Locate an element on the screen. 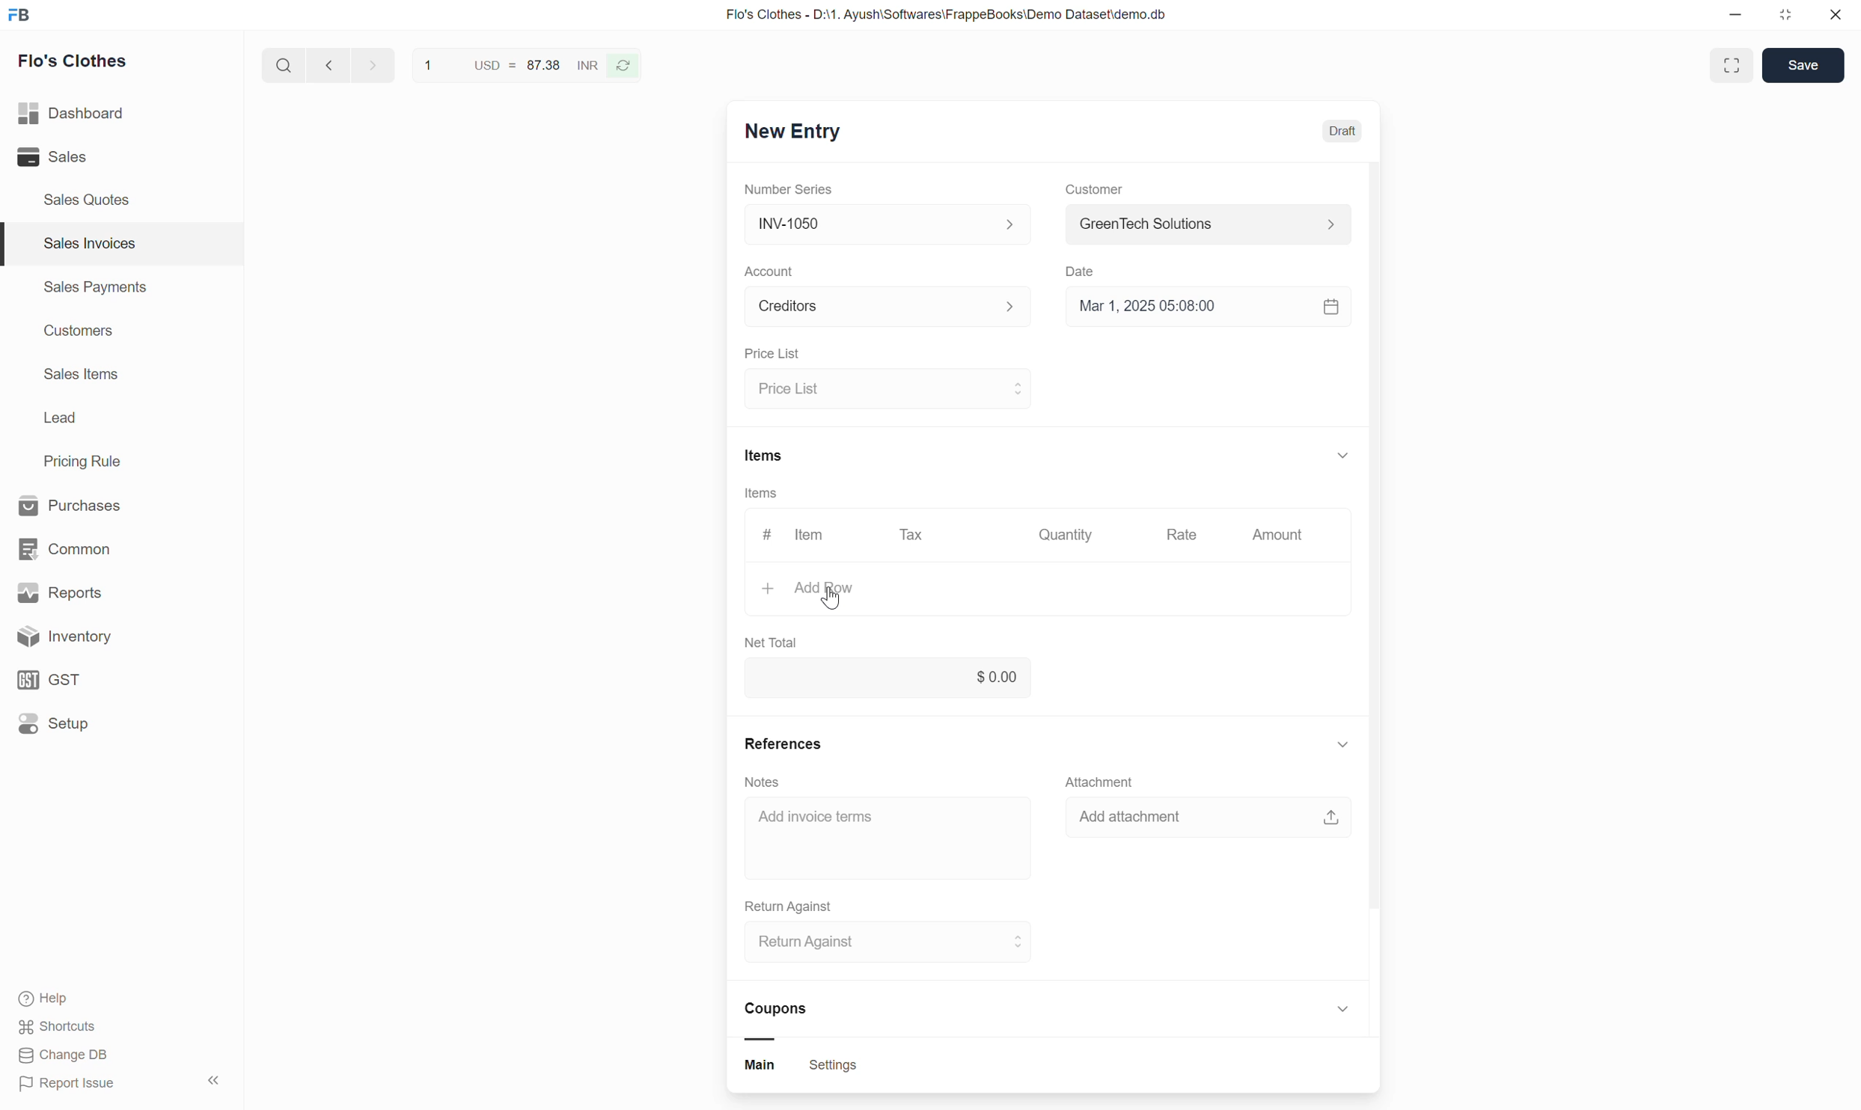 This screenshot has width=1861, height=1110. show or hide items is located at coordinates (1342, 452).